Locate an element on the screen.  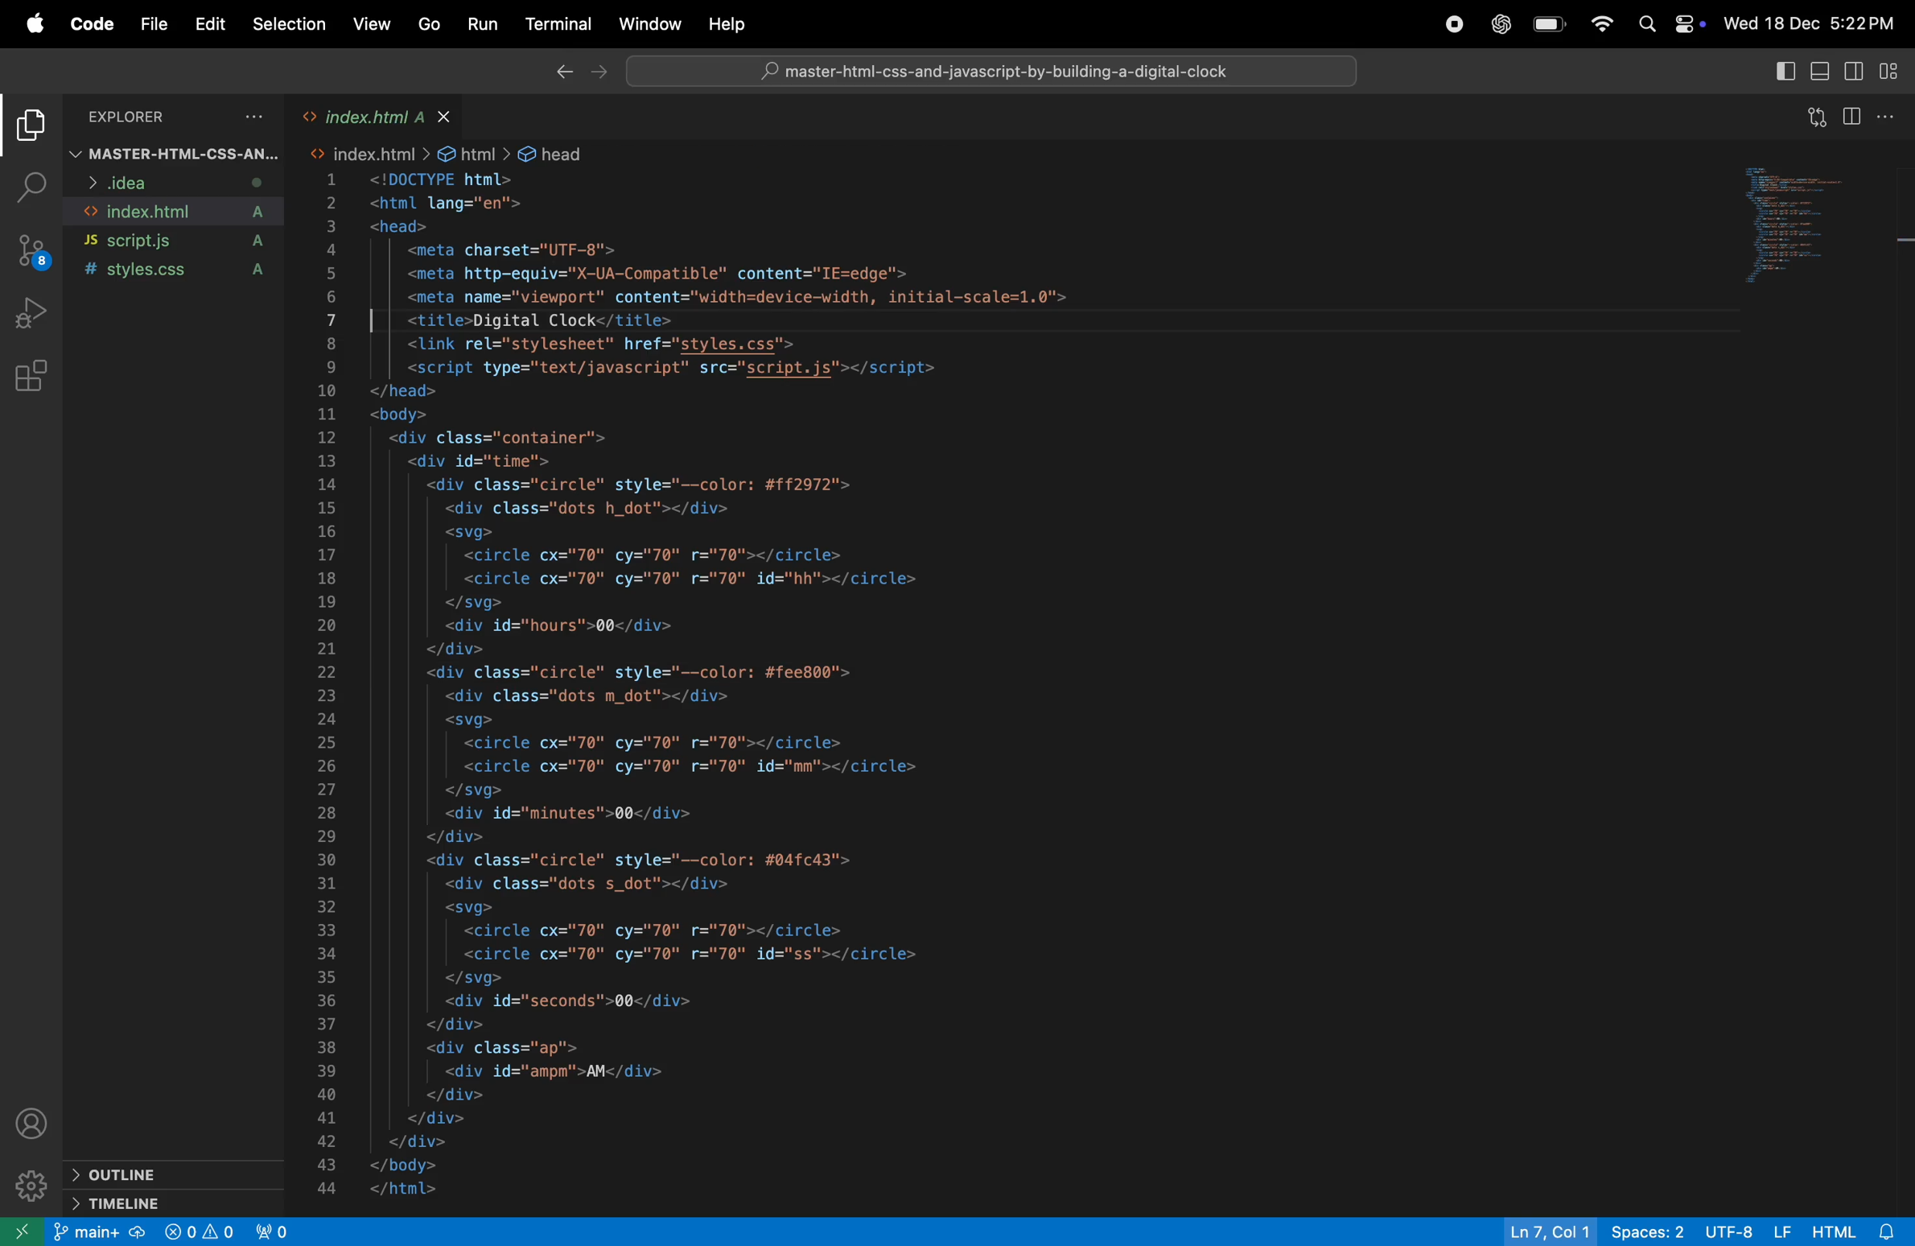
options is located at coordinates (1894, 119).